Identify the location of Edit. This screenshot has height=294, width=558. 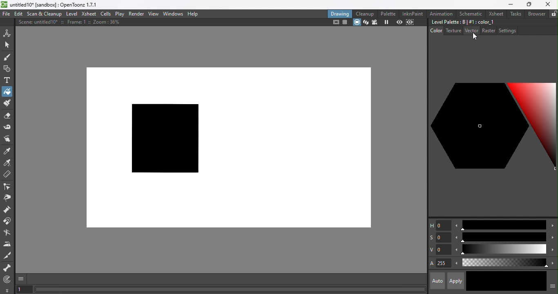
(18, 14).